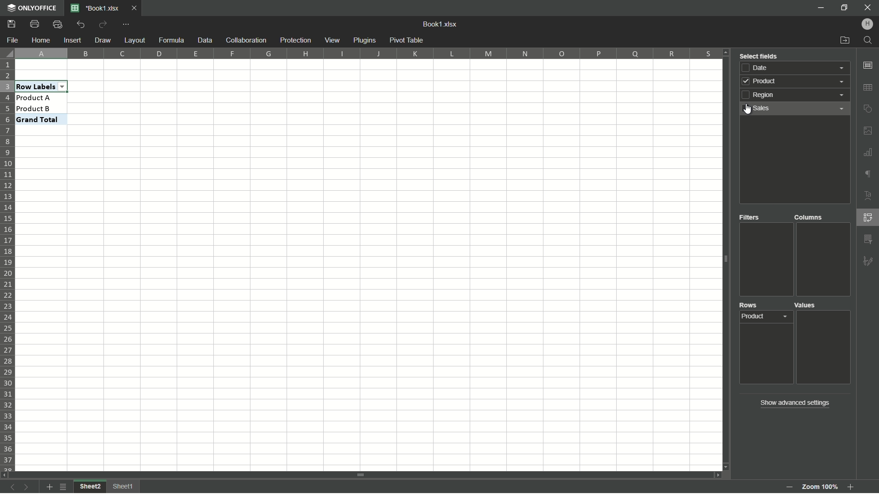 The image size is (879, 494). Describe the element at coordinates (294, 41) in the screenshot. I see `protection` at that location.